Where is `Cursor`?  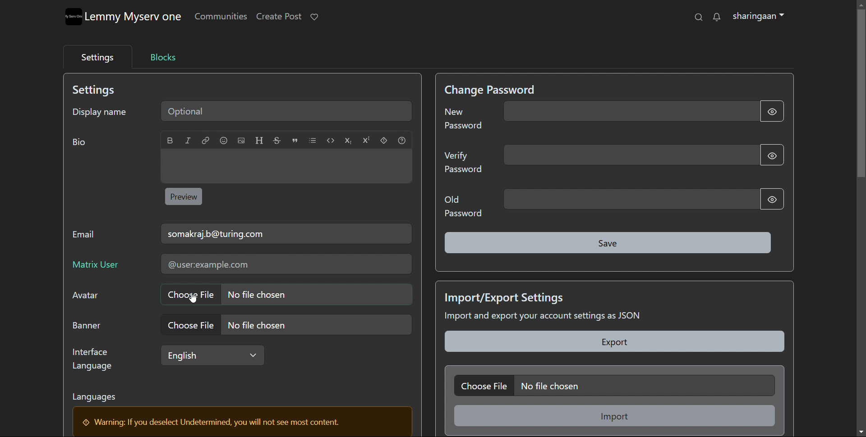 Cursor is located at coordinates (190, 297).